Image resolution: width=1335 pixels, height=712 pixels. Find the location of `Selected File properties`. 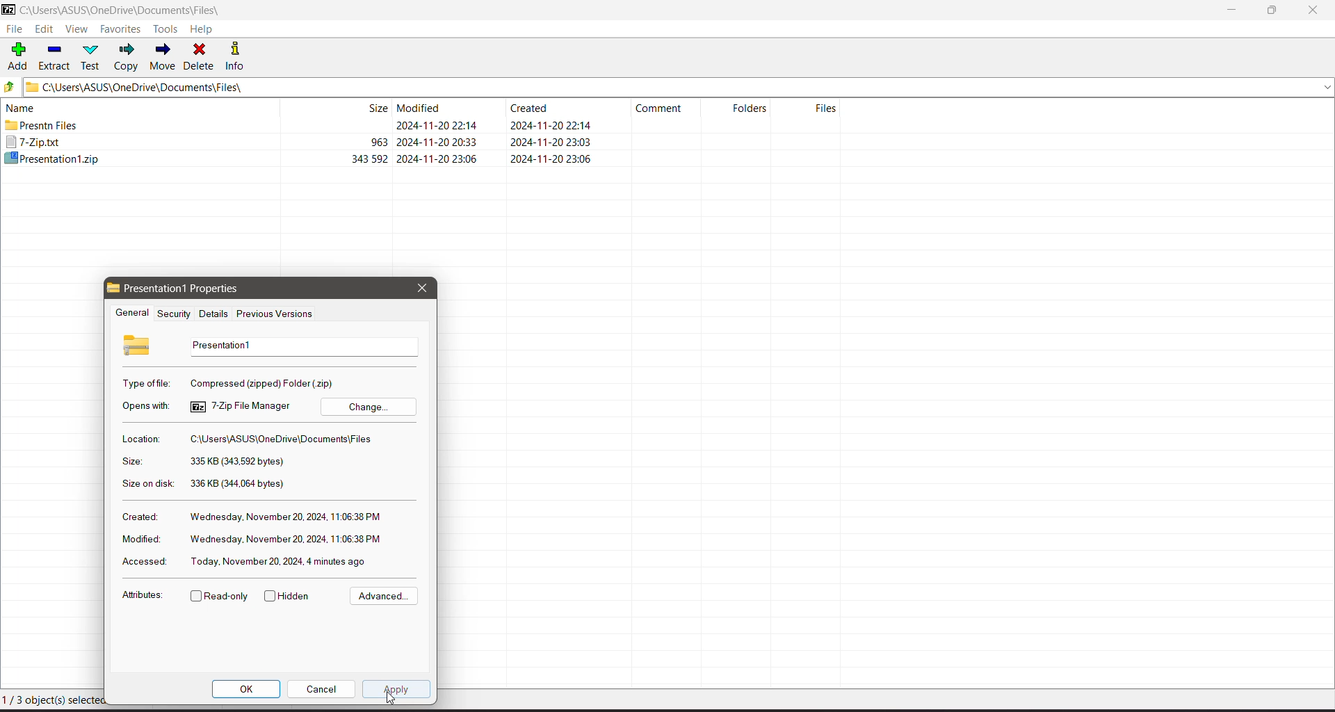

Selected File properties is located at coordinates (193, 289).